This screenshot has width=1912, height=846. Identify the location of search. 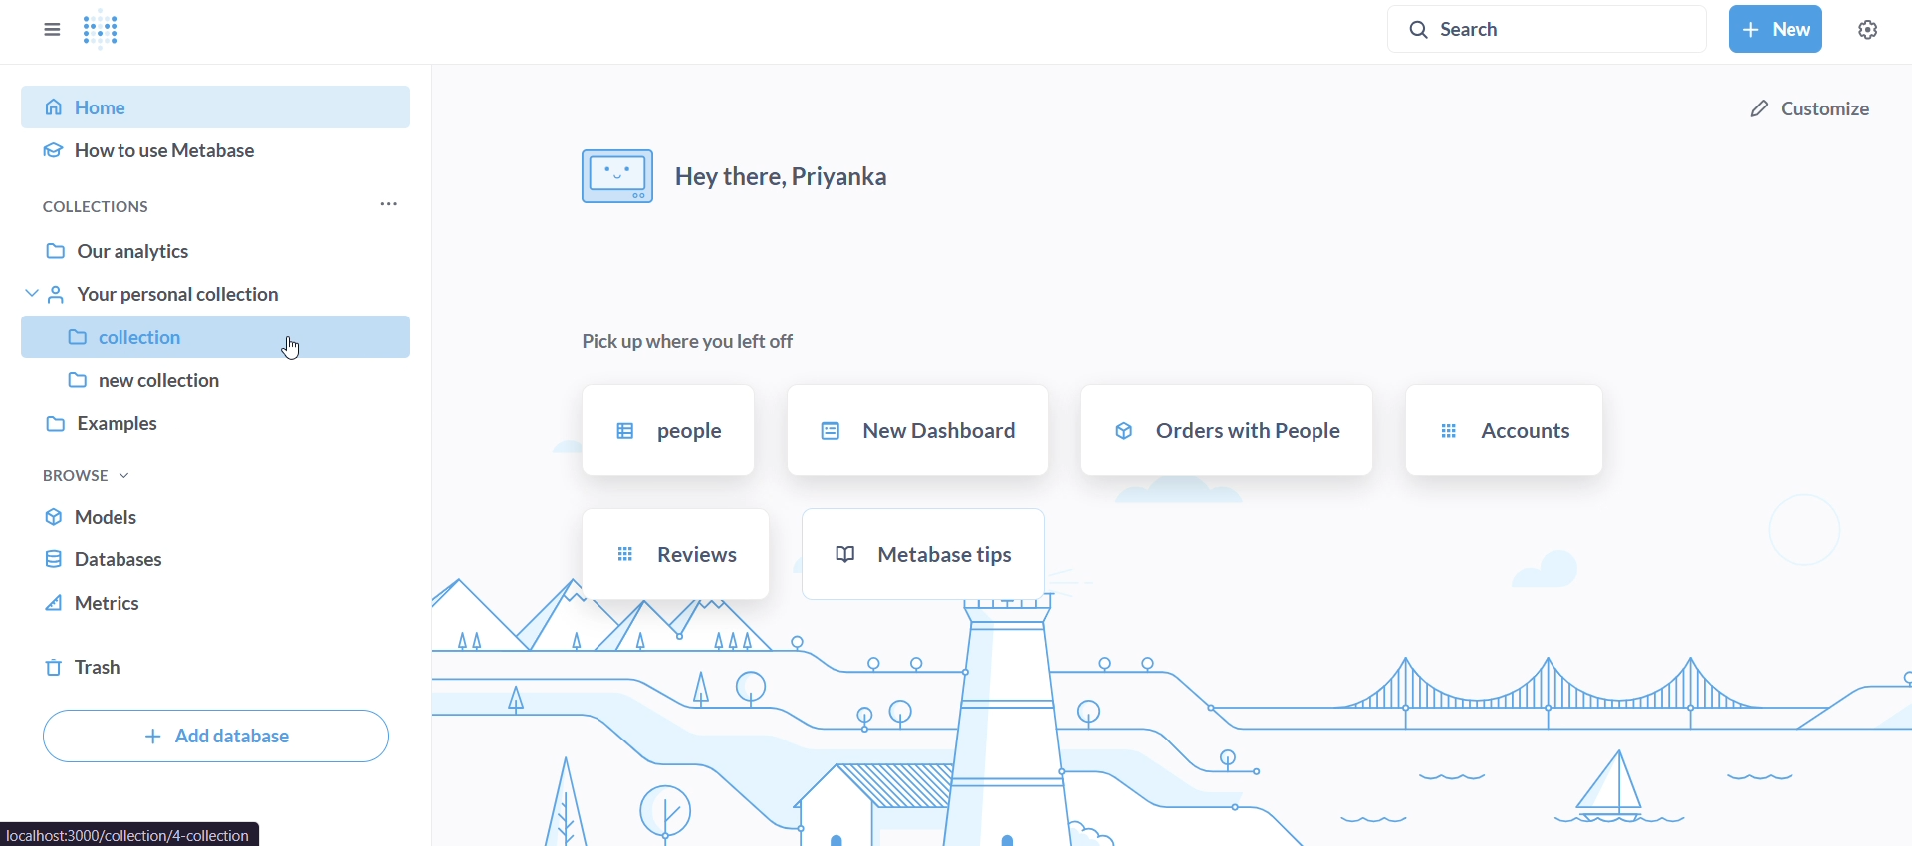
(1551, 27).